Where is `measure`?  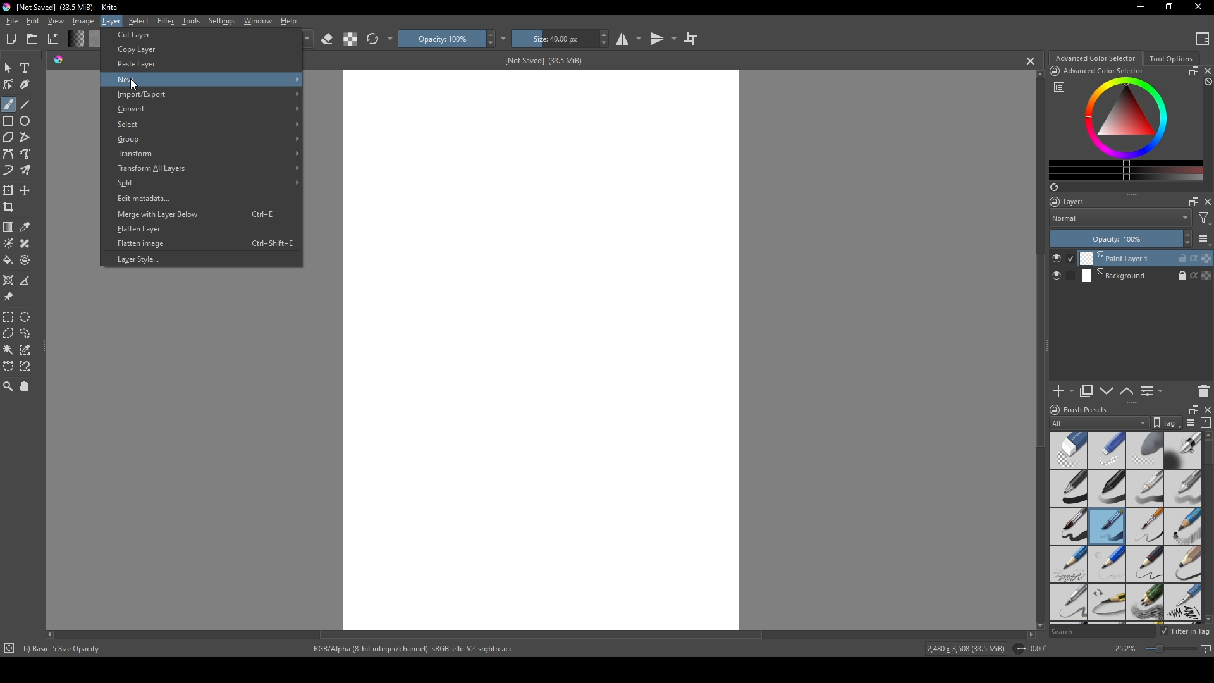
measure is located at coordinates (28, 281).